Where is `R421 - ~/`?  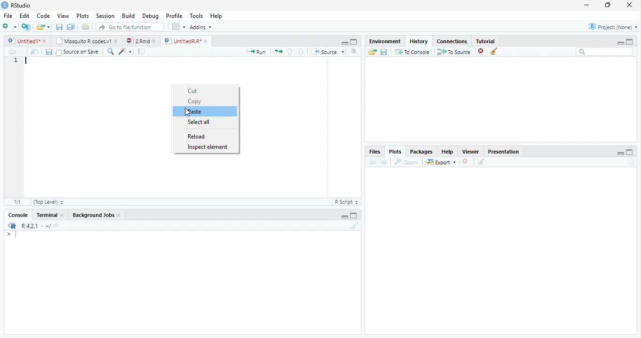
R421 - ~/ is located at coordinates (33, 226).